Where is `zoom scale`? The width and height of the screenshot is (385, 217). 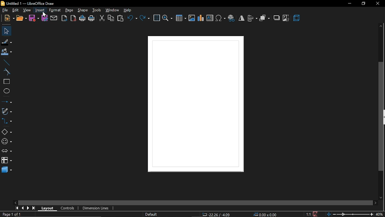 zoom scale is located at coordinates (350, 214).